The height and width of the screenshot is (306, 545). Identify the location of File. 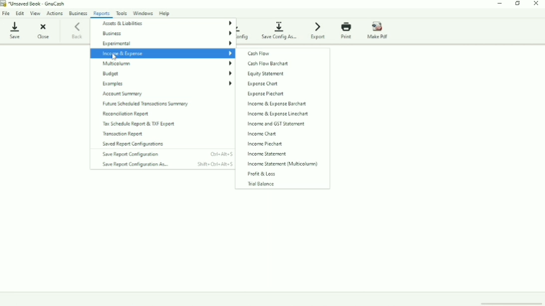
(6, 12).